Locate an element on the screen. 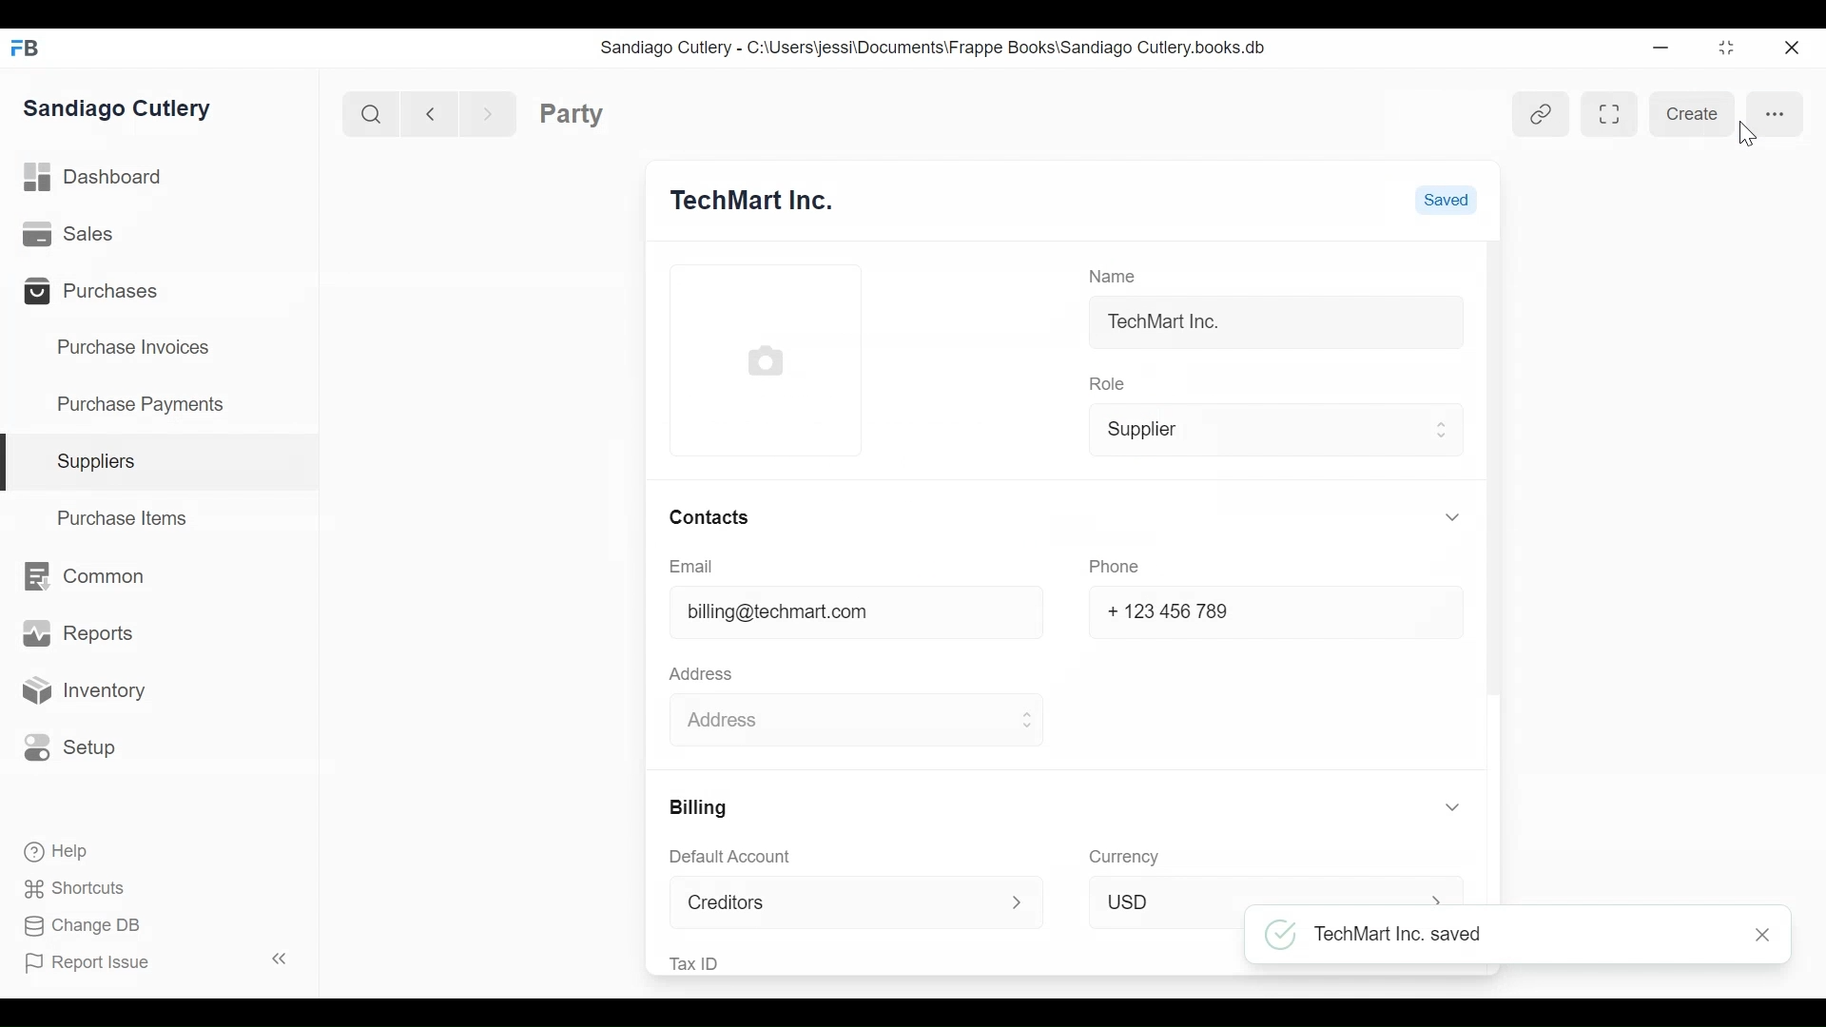 The image size is (1826, 1027). next is located at coordinates (491, 111).